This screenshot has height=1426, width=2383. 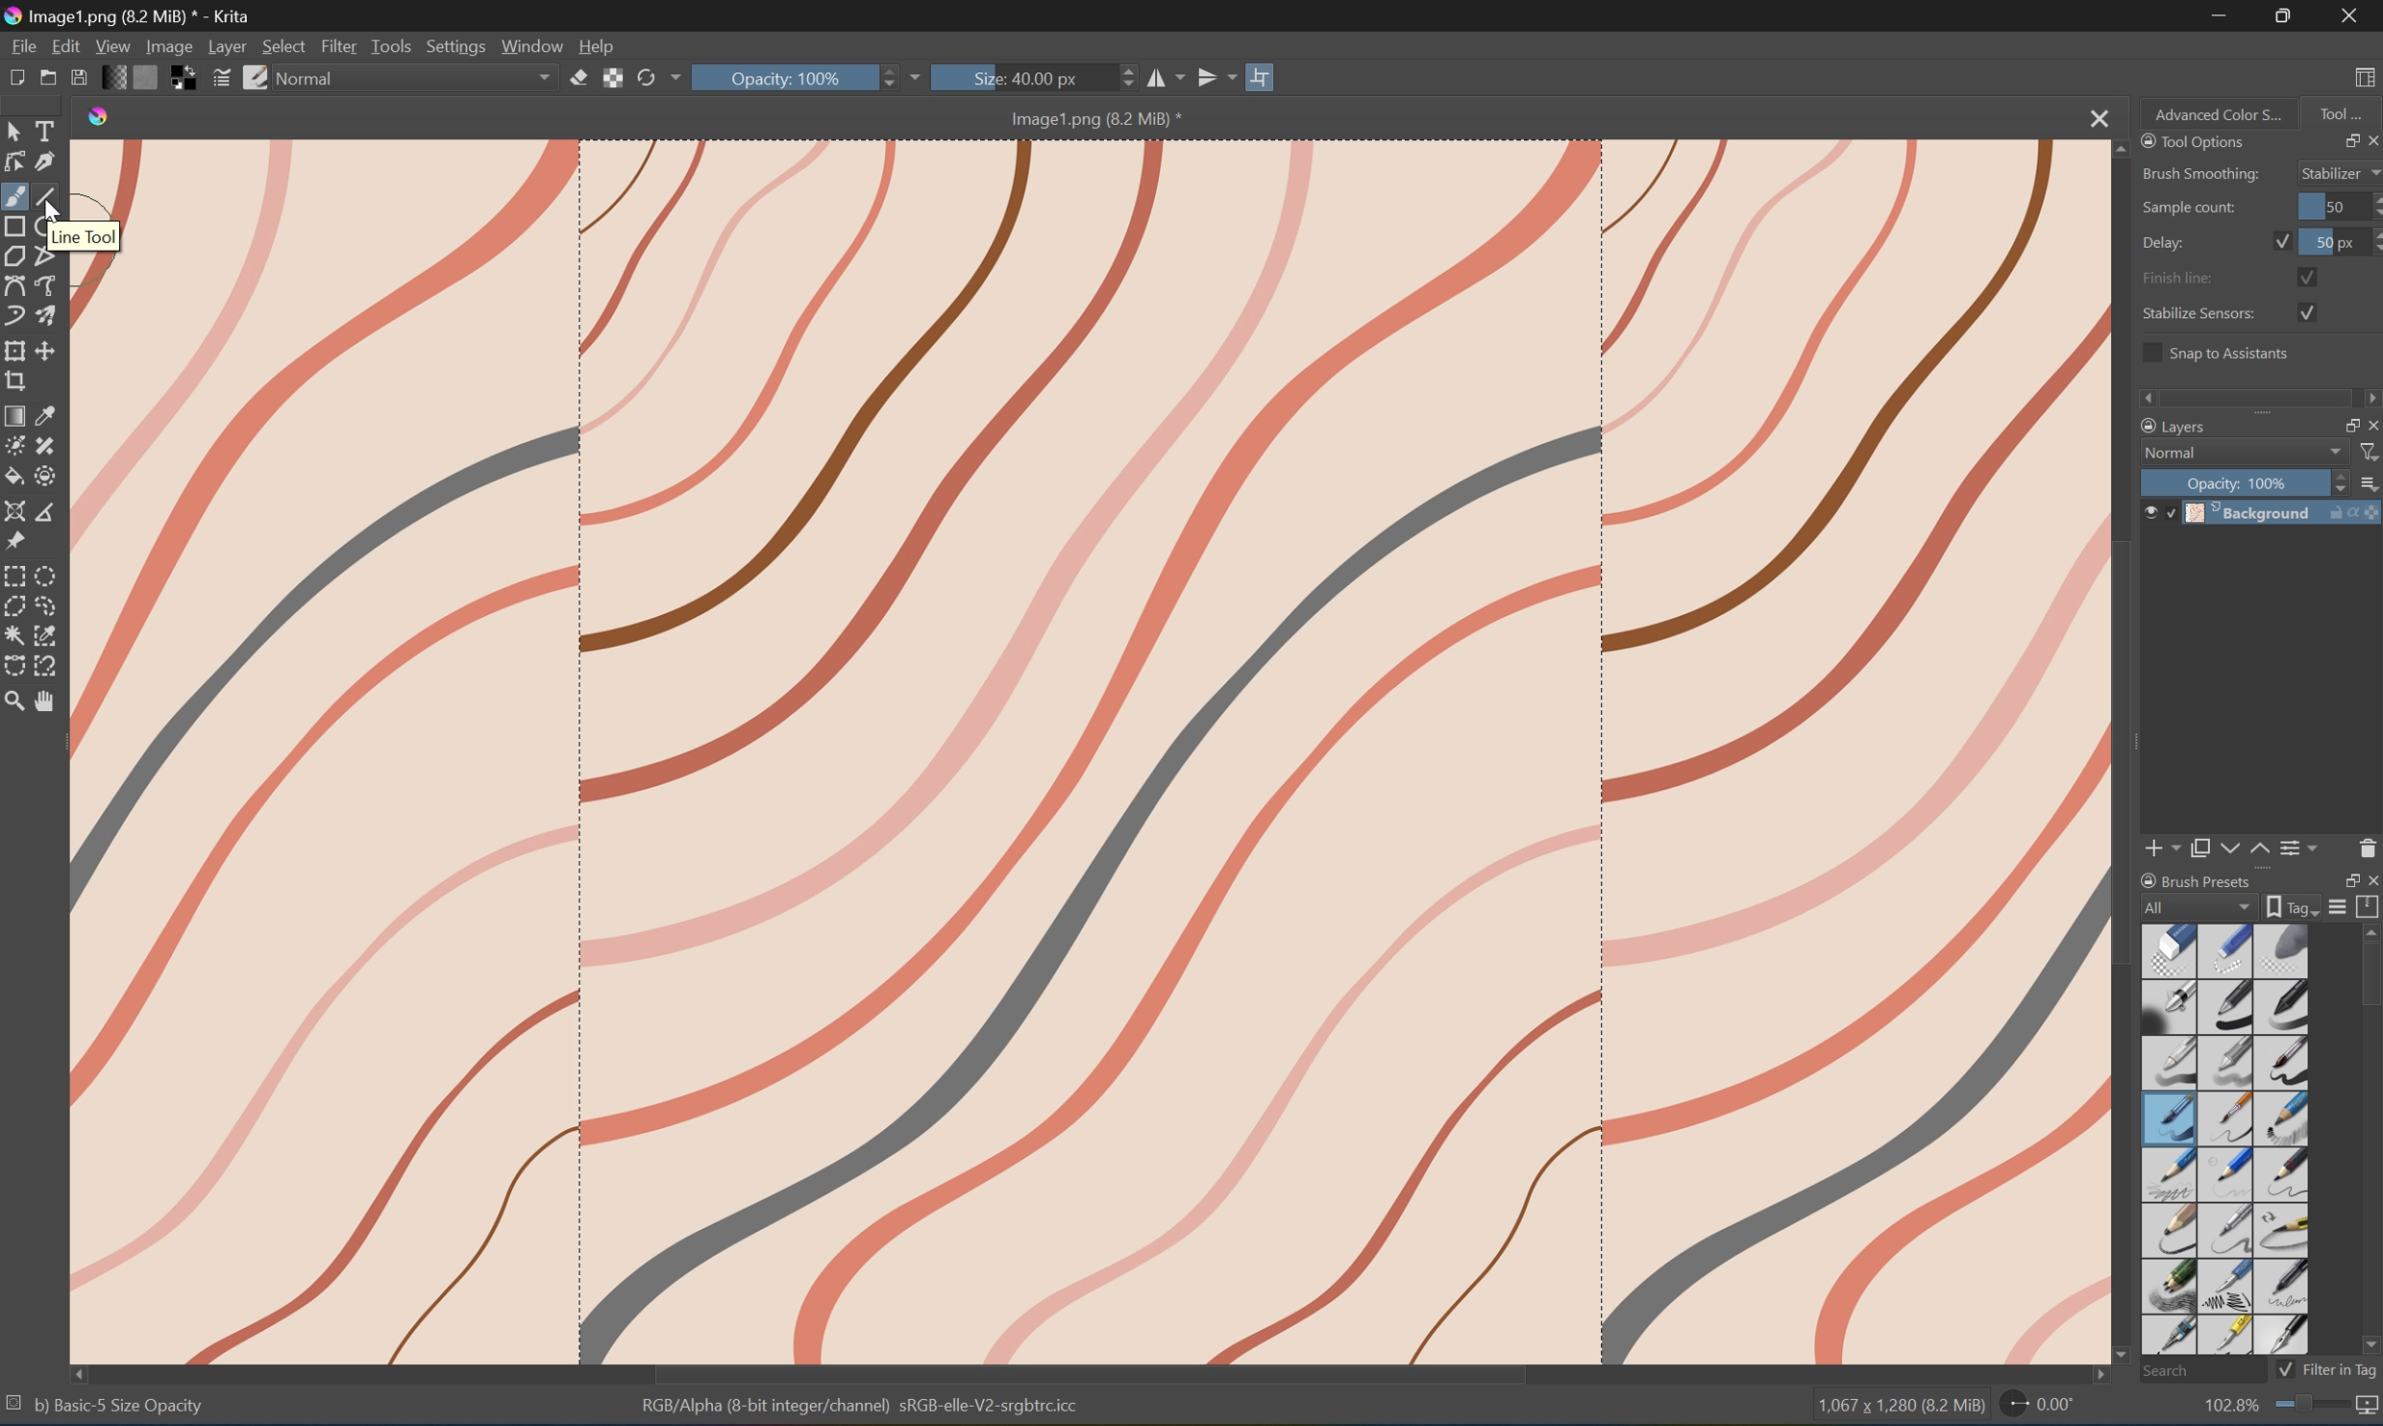 I want to click on Measure the distance between two points, so click(x=46, y=512).